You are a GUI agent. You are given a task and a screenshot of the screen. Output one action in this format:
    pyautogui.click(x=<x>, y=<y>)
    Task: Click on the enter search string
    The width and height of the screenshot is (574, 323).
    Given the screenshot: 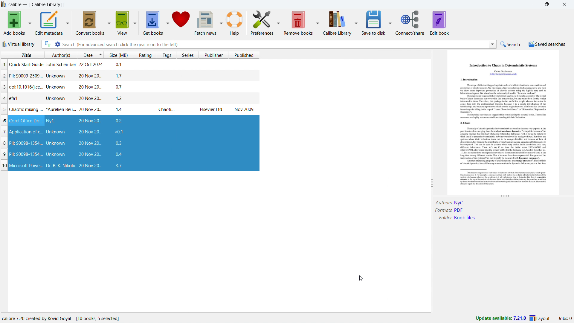 What is the action you would take?
    pyautogui.click(x=275, y=44)
    